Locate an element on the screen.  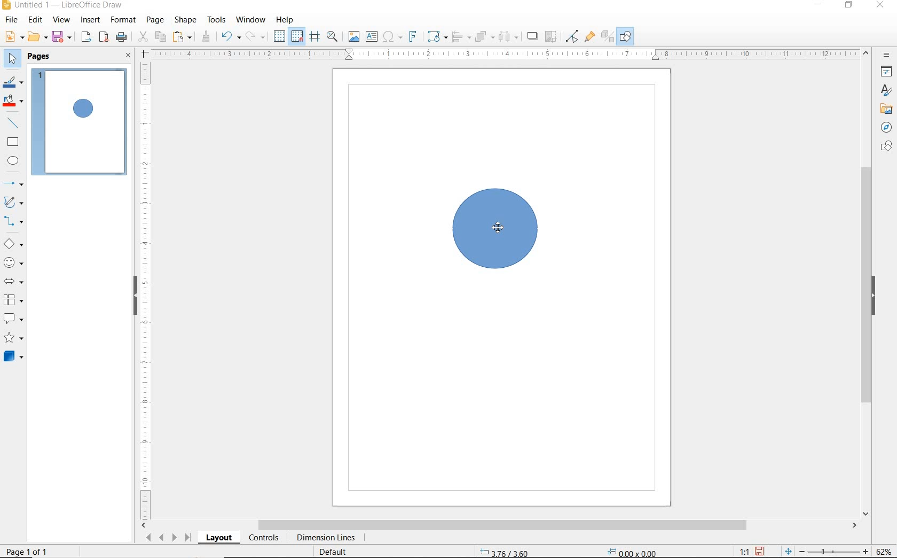
STARS AND BANNERS is located at coordinates (13, 338).